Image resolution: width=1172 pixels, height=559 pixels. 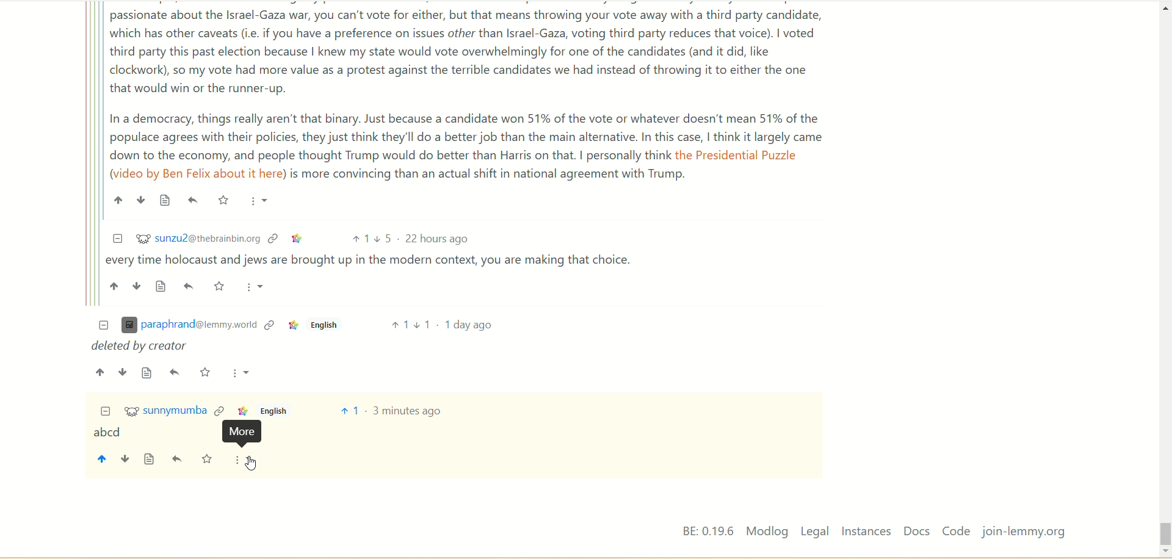 I want to click on Reply, so click(x=175, y=372).